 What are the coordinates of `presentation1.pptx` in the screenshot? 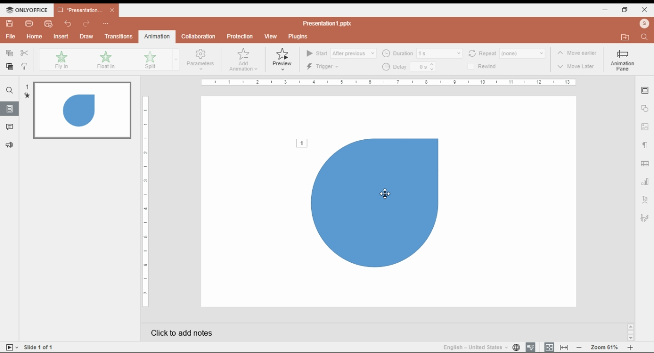 It's located at (330, 23).